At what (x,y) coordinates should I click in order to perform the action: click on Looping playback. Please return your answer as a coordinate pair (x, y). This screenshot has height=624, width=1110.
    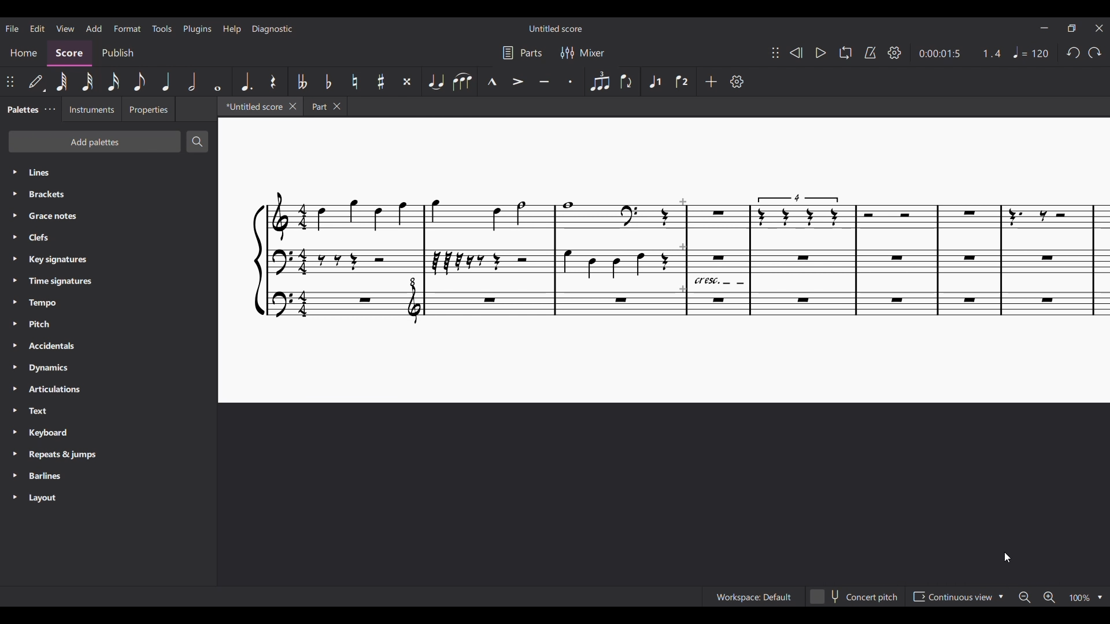
    Looking at the image, I should click on (845, 53).